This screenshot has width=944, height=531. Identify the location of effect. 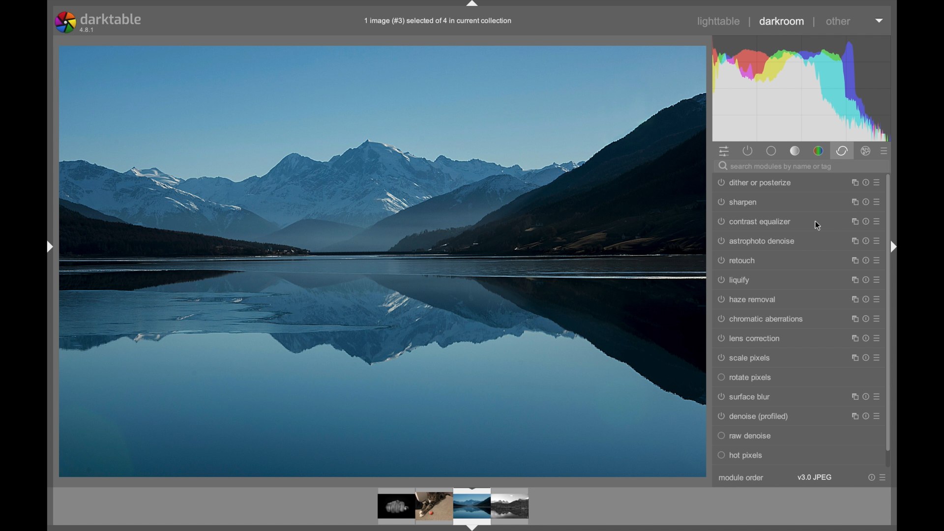
(866, 150).